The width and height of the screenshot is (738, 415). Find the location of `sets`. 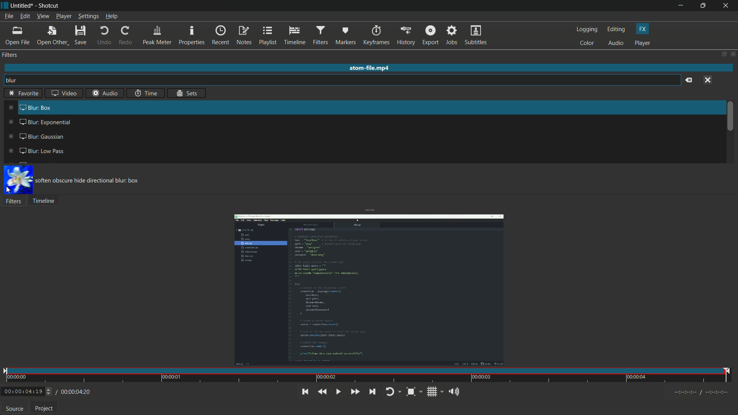

sets is located at coordinates (188, 94).